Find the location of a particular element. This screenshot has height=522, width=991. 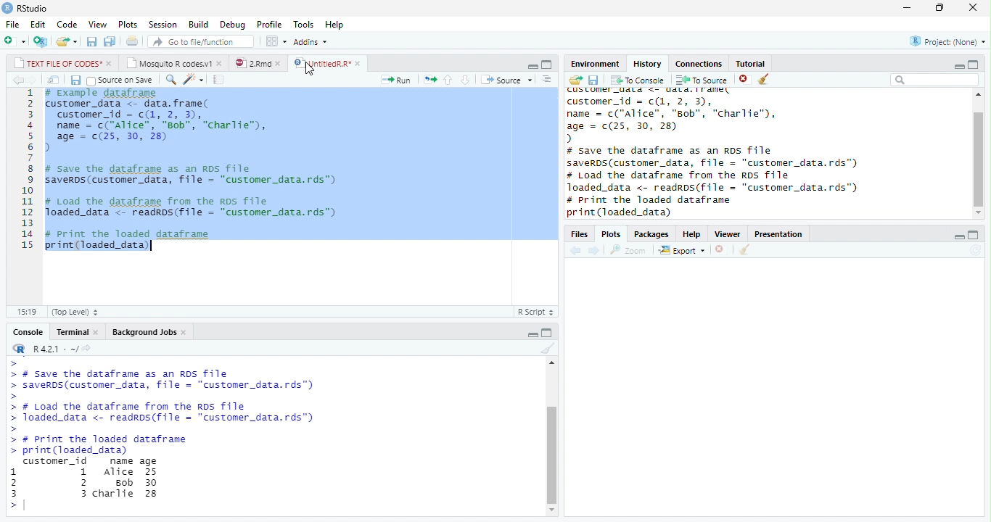

Presentation is located at coordinates (778, 233).